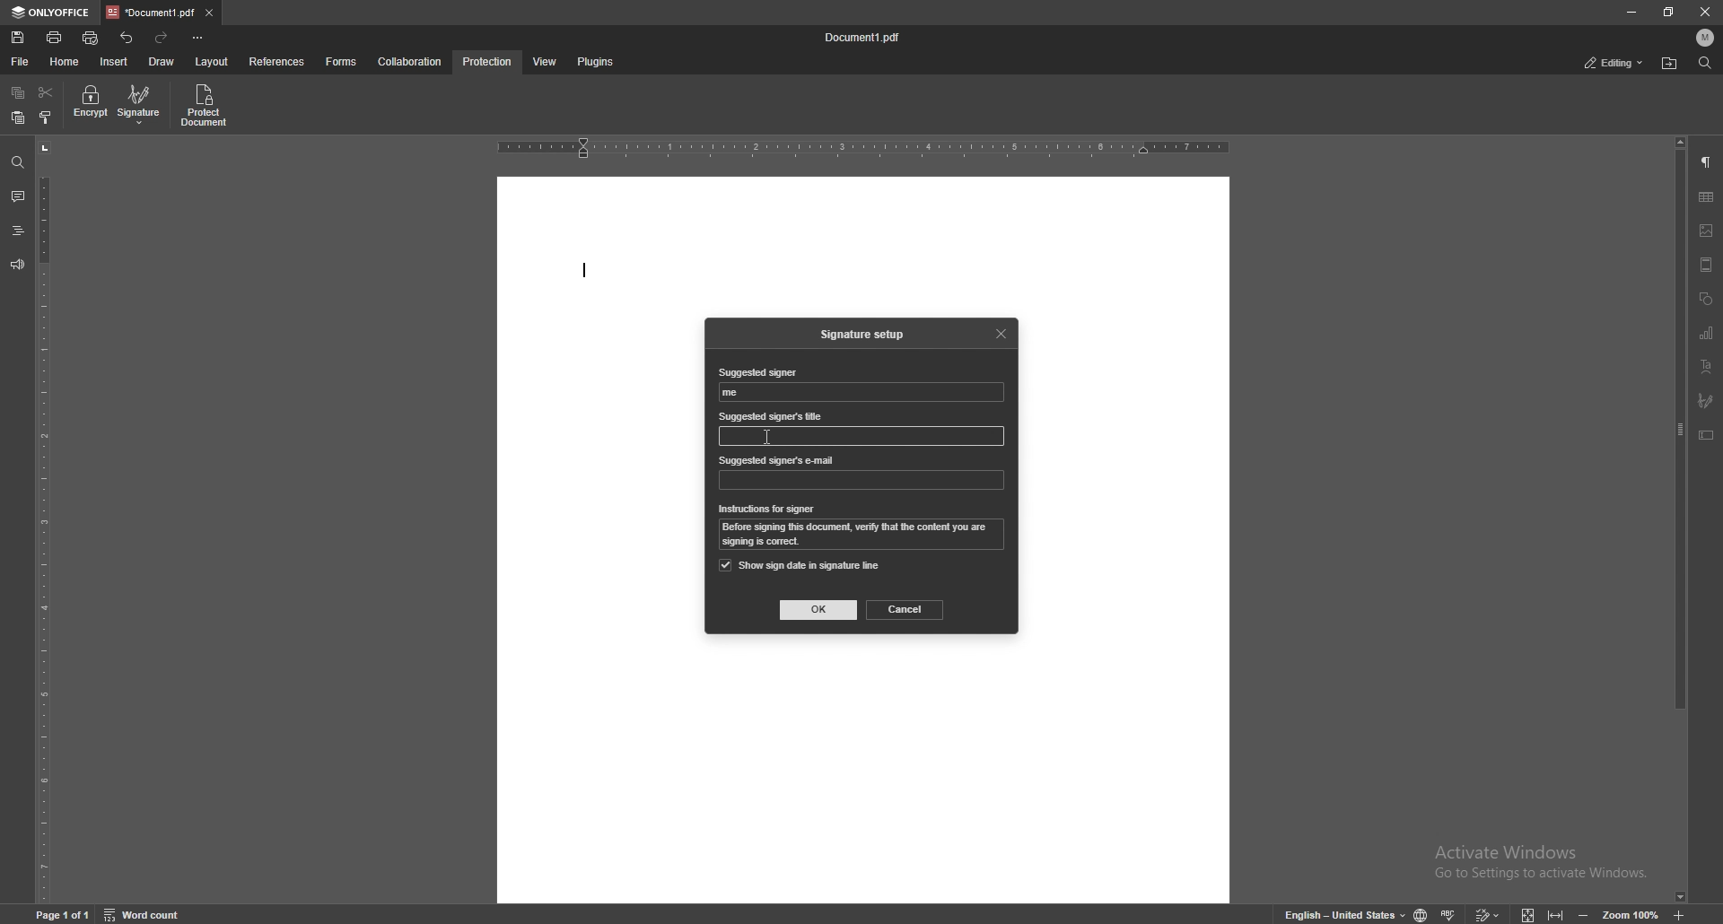 The height and width of the screenshot is (924, 1723). Describe the element at coordinates (1618, 914) in the screenshot. I see `zoom` at that location.